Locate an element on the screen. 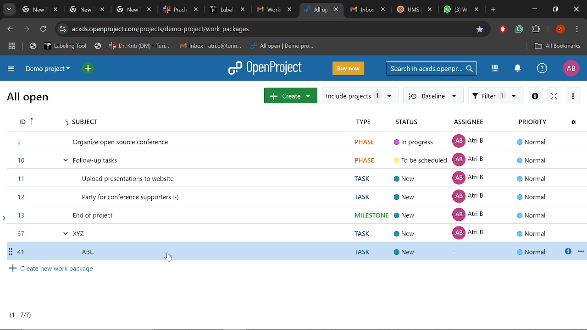 Image resolution: width=587 pixels, height=330 pixels. Profile is located at coordinates (570, 68).